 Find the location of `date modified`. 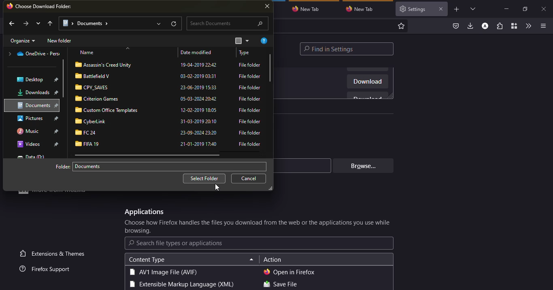

date modified is located at coordinates (199, 110).